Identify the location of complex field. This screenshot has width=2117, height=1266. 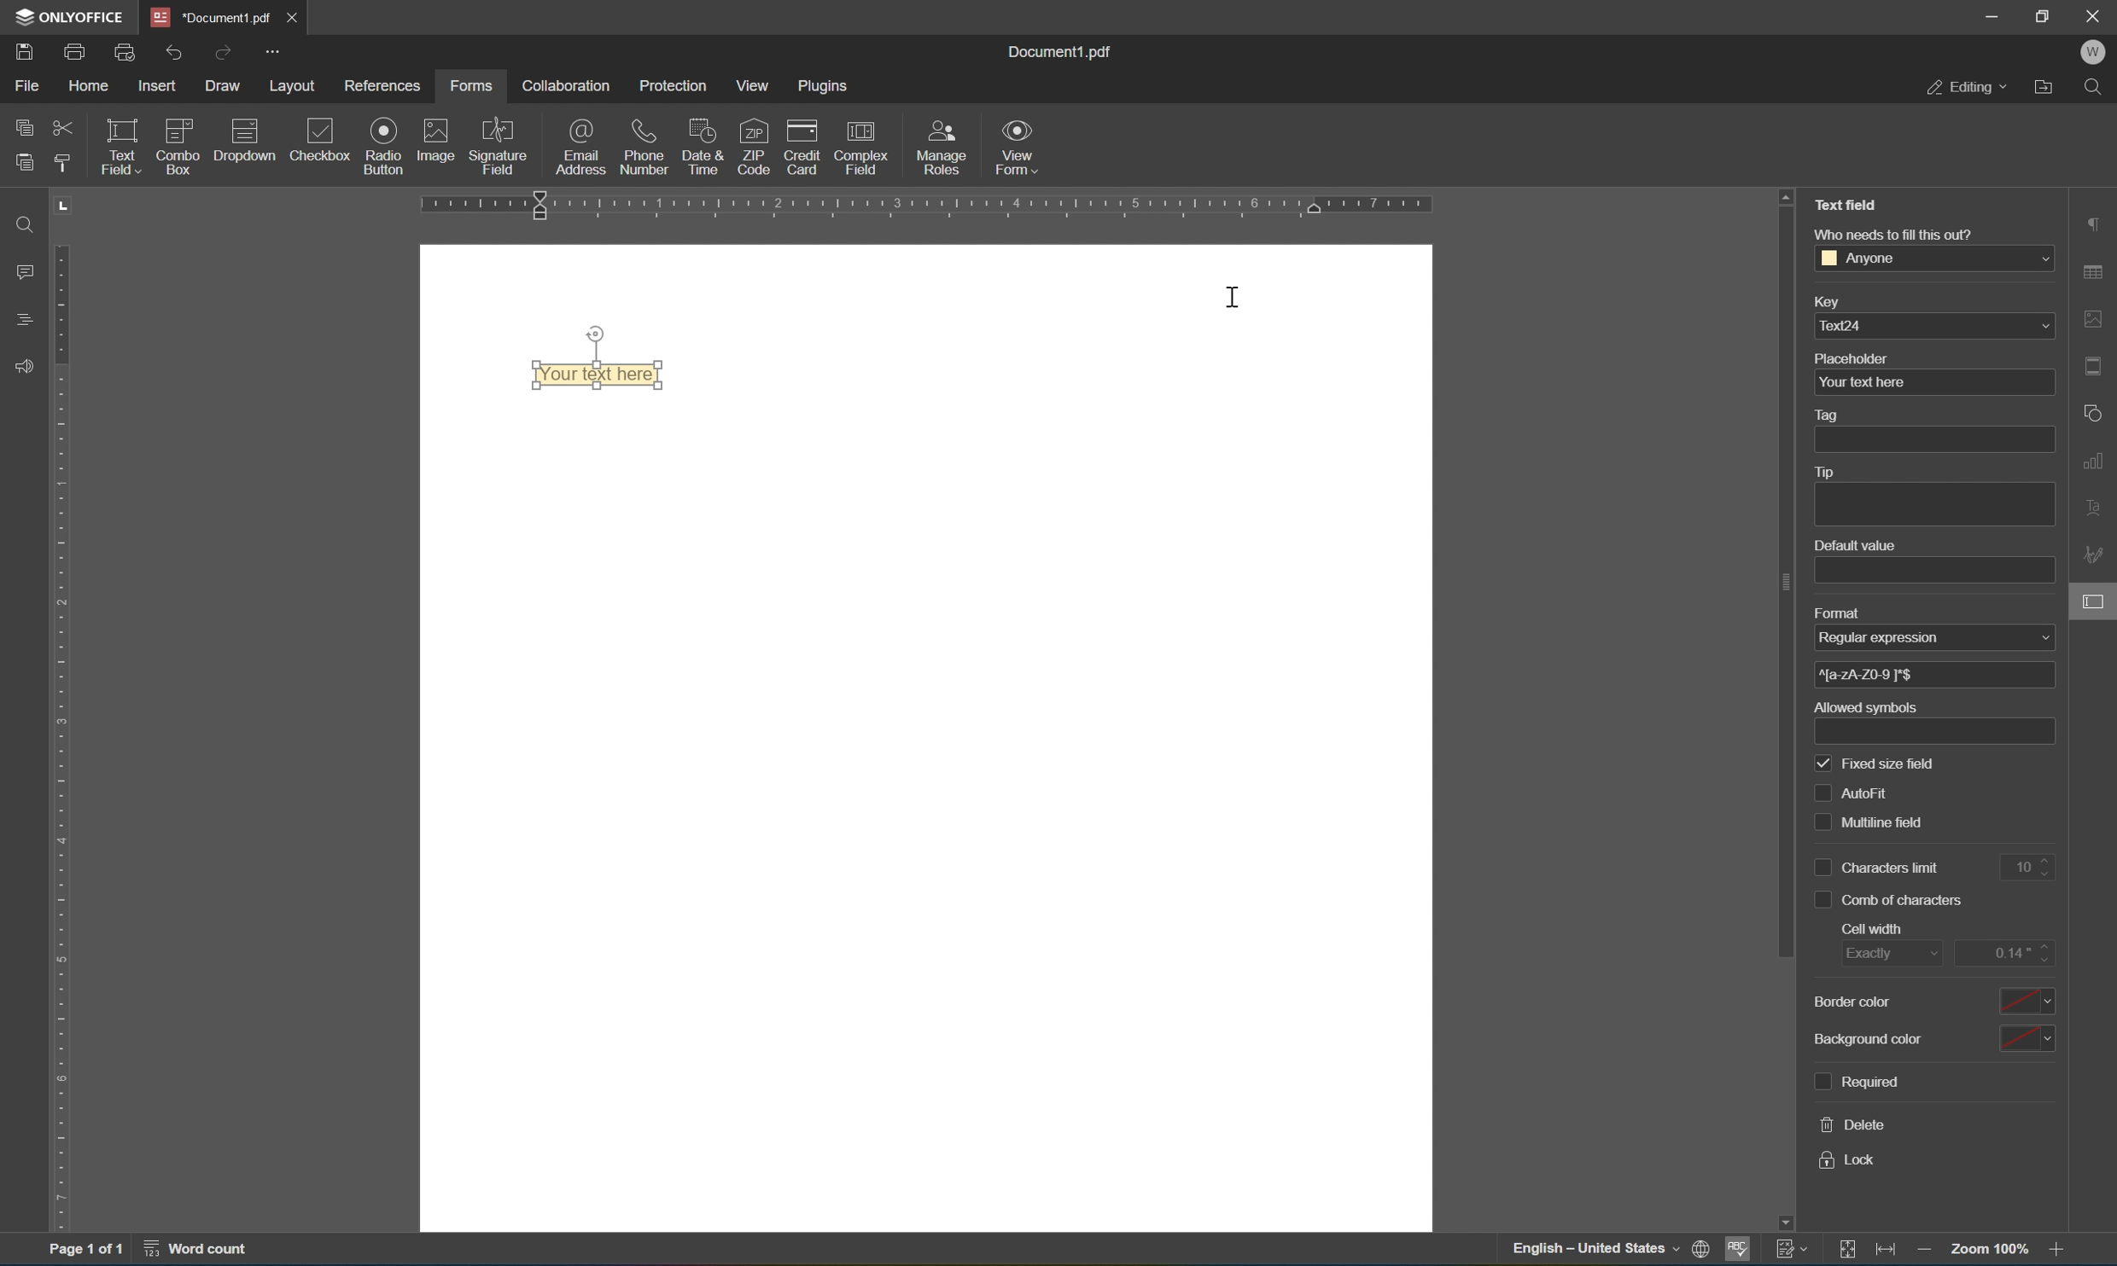
(859, 148).